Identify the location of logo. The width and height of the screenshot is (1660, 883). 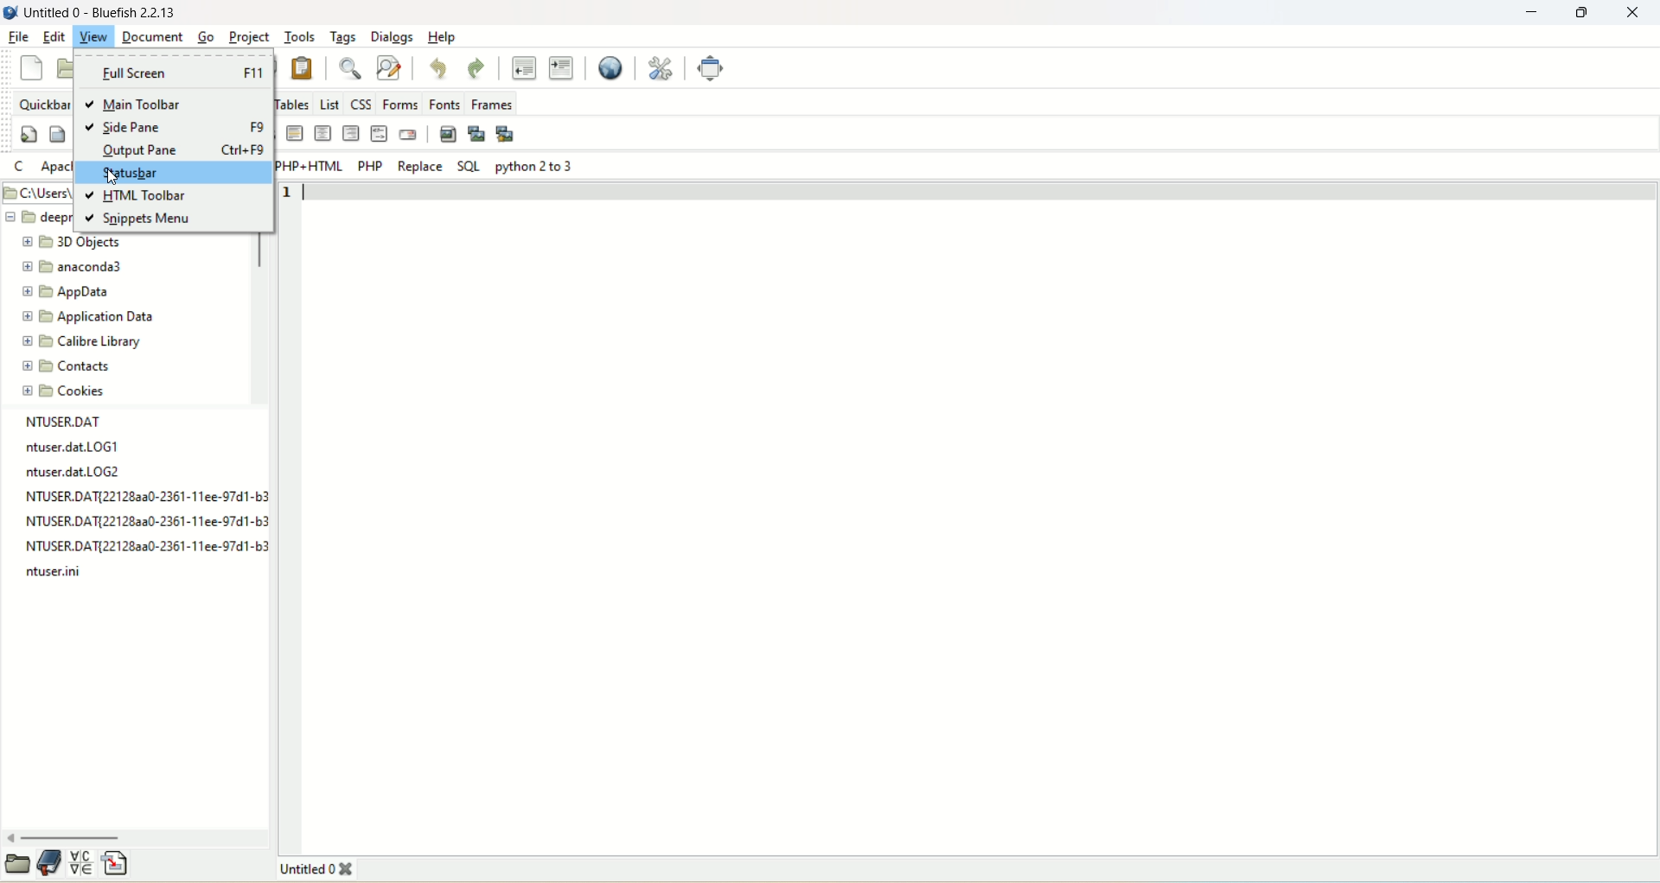
(10, 13).